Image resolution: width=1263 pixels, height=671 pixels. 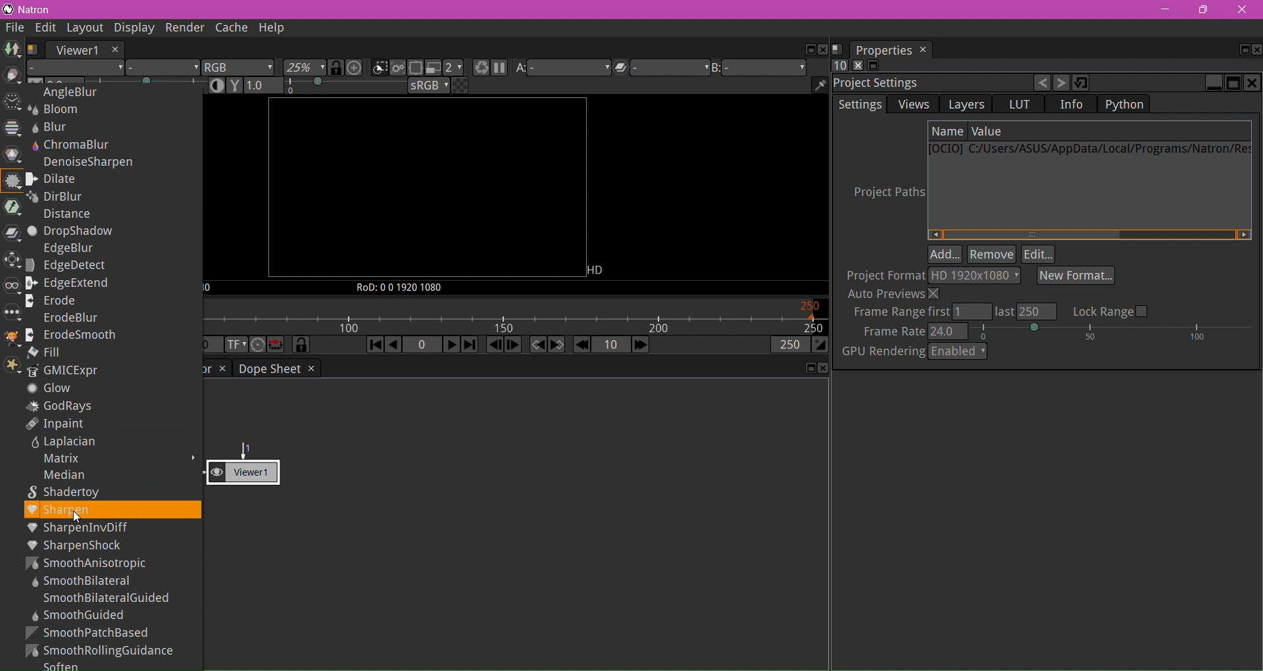 What do you see at coordinates (11, 261) in the screenshot?
I see `Transform` at bounding box center [11, 261].